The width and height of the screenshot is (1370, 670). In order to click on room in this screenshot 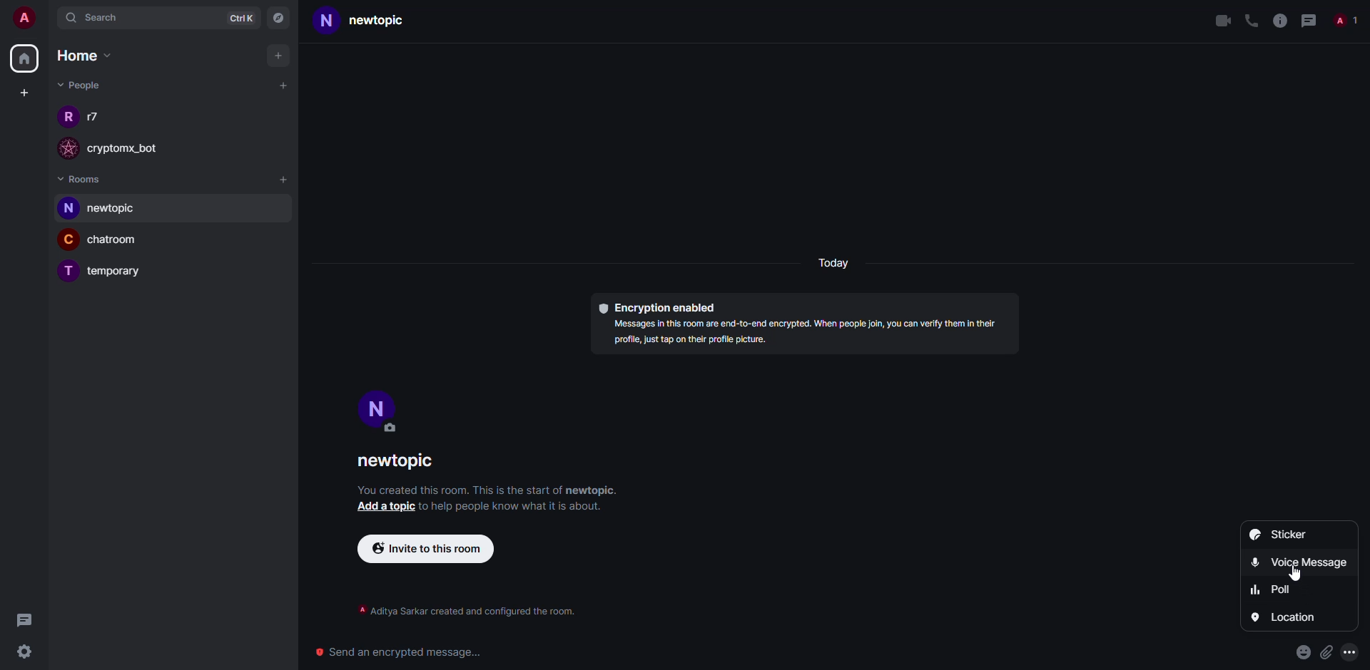, I will do `click(389, 21)`.